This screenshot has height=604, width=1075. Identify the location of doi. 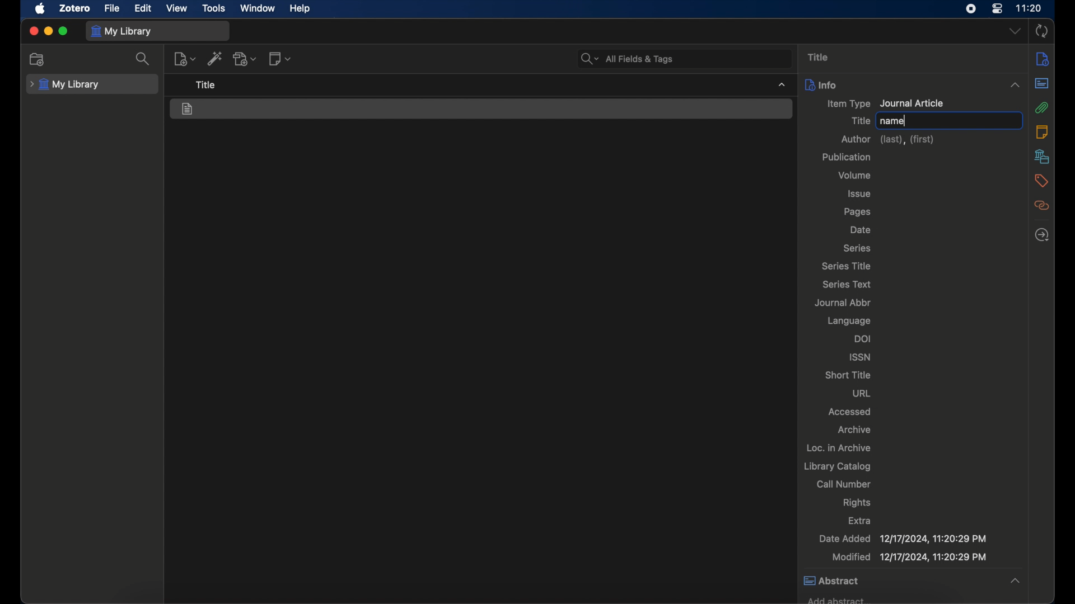
(863, 338).